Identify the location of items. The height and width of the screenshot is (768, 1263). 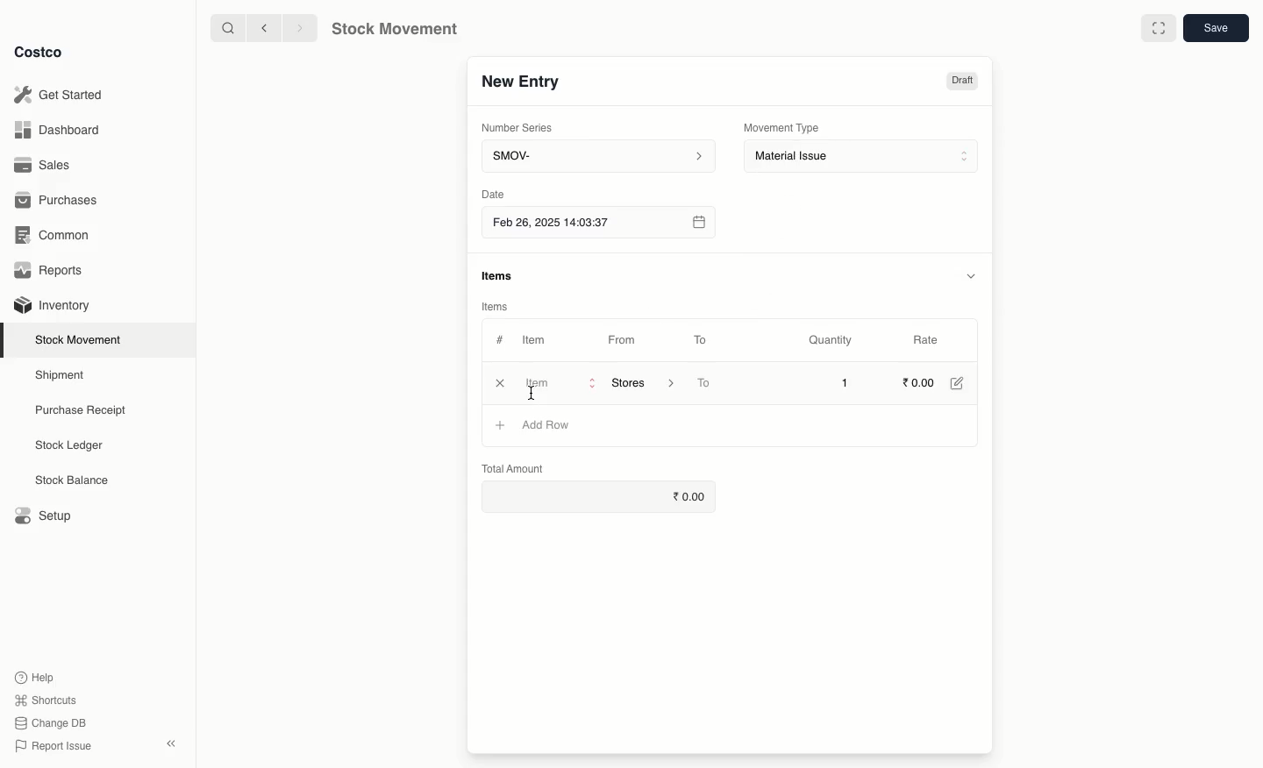
(499, 276).